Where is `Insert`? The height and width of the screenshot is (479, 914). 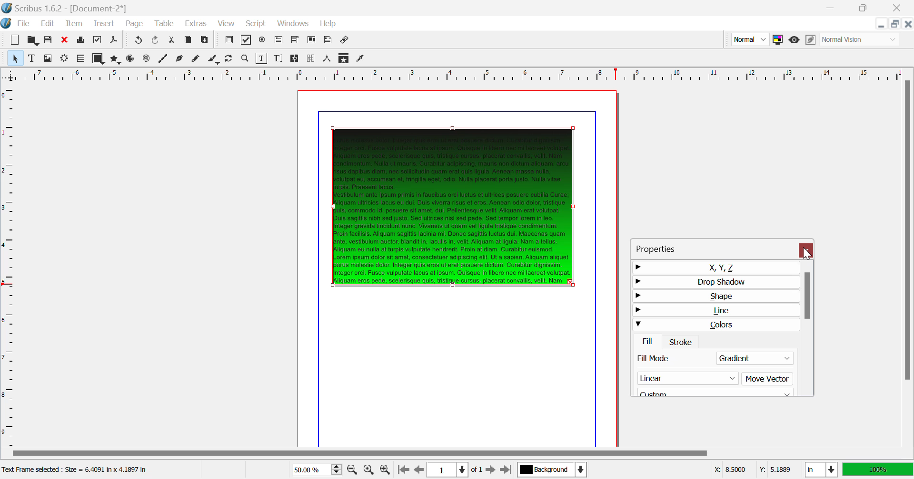
Insert is located at coordinates (105, 24).